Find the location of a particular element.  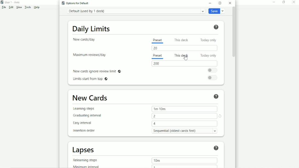

View is located at coordinates (19, 7).